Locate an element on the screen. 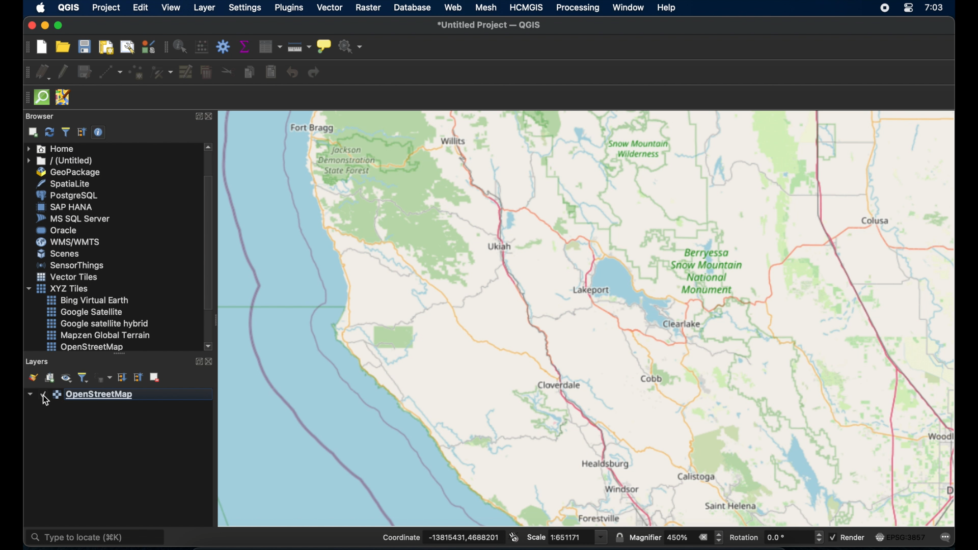  filter browser is located at coordinates (65, 132).